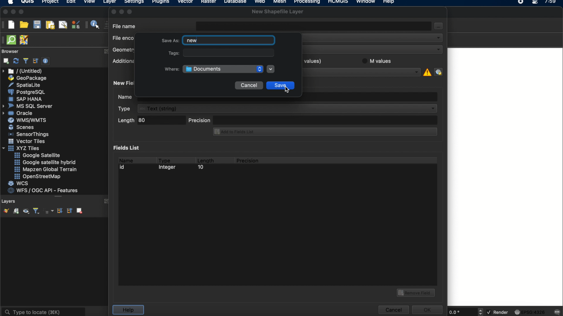 This screenshot has width=563, height=316. What do you see at coordinates (521, 2) in the screenshot?
I see `recorder icon` at bounding box center [521, 2].